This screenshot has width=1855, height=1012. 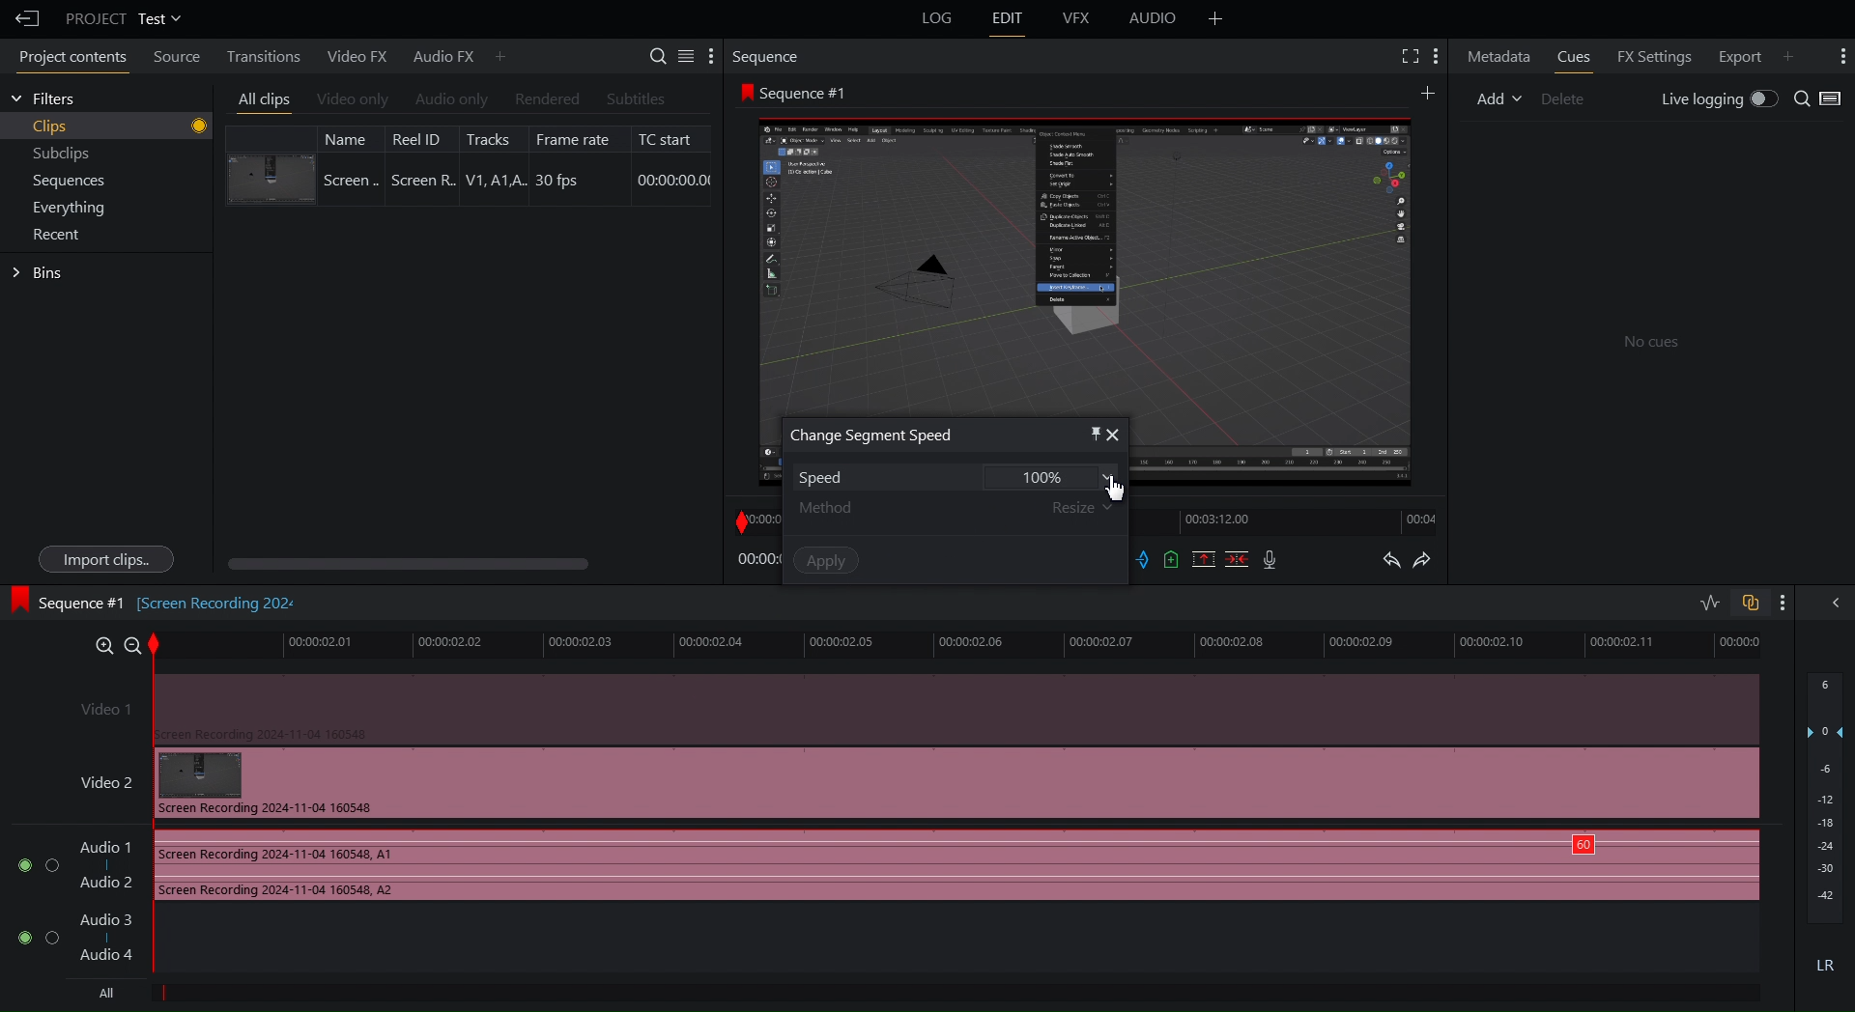 What do you see at coordinates (469, 164) in the screenshot?
I see `Clip` at bounding box center [469, 164].